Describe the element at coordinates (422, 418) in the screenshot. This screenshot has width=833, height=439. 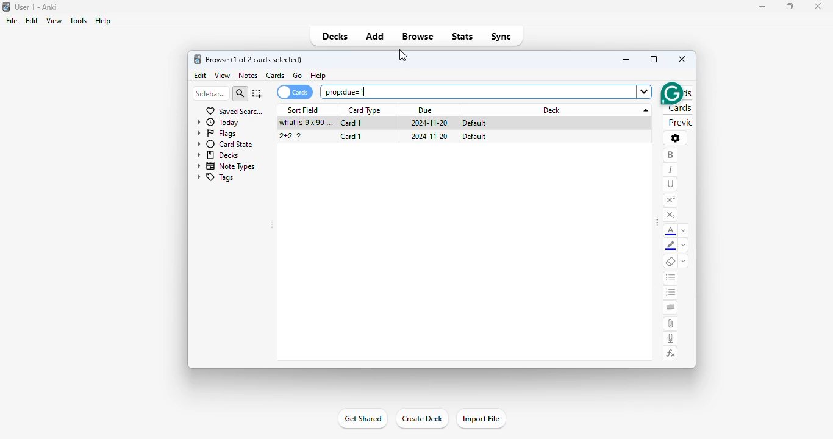
I see `create deck` at that location.